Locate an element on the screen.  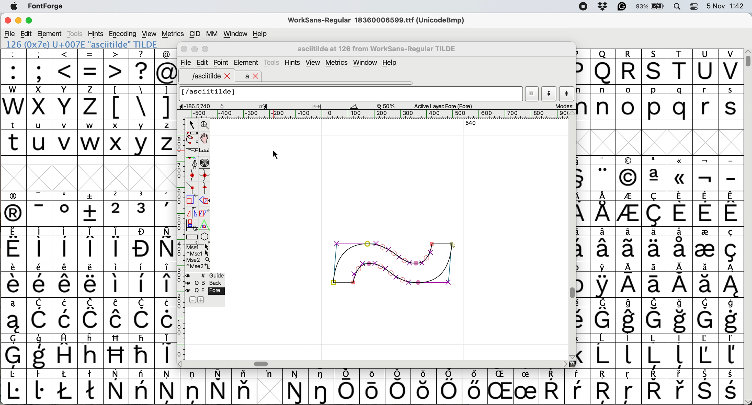
symbol is located at coordinates (117, 387).